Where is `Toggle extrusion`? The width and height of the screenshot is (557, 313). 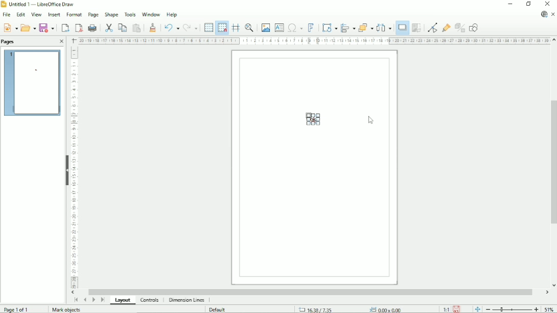
Toggle extrusion is located at coordinates (460, 28).